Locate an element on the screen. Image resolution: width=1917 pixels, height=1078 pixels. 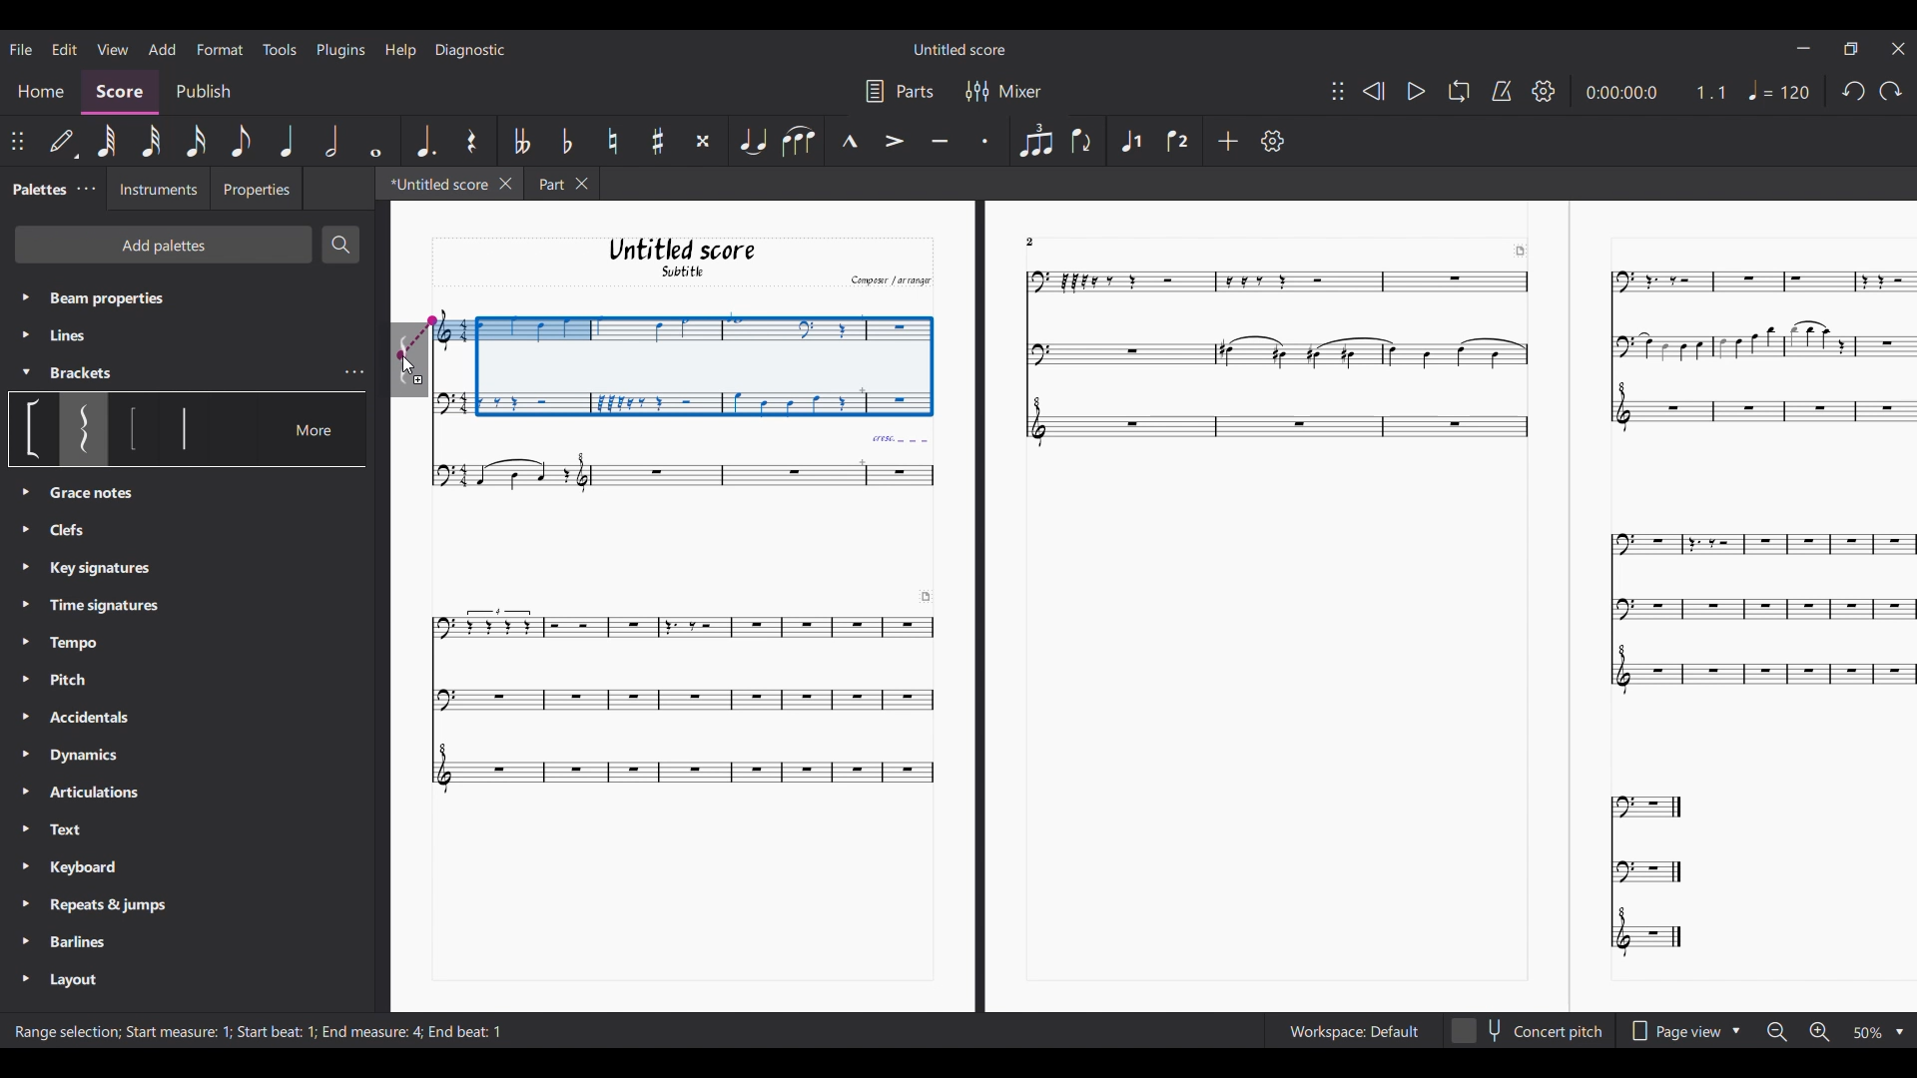
Tools is located at coordinates (280, 49).